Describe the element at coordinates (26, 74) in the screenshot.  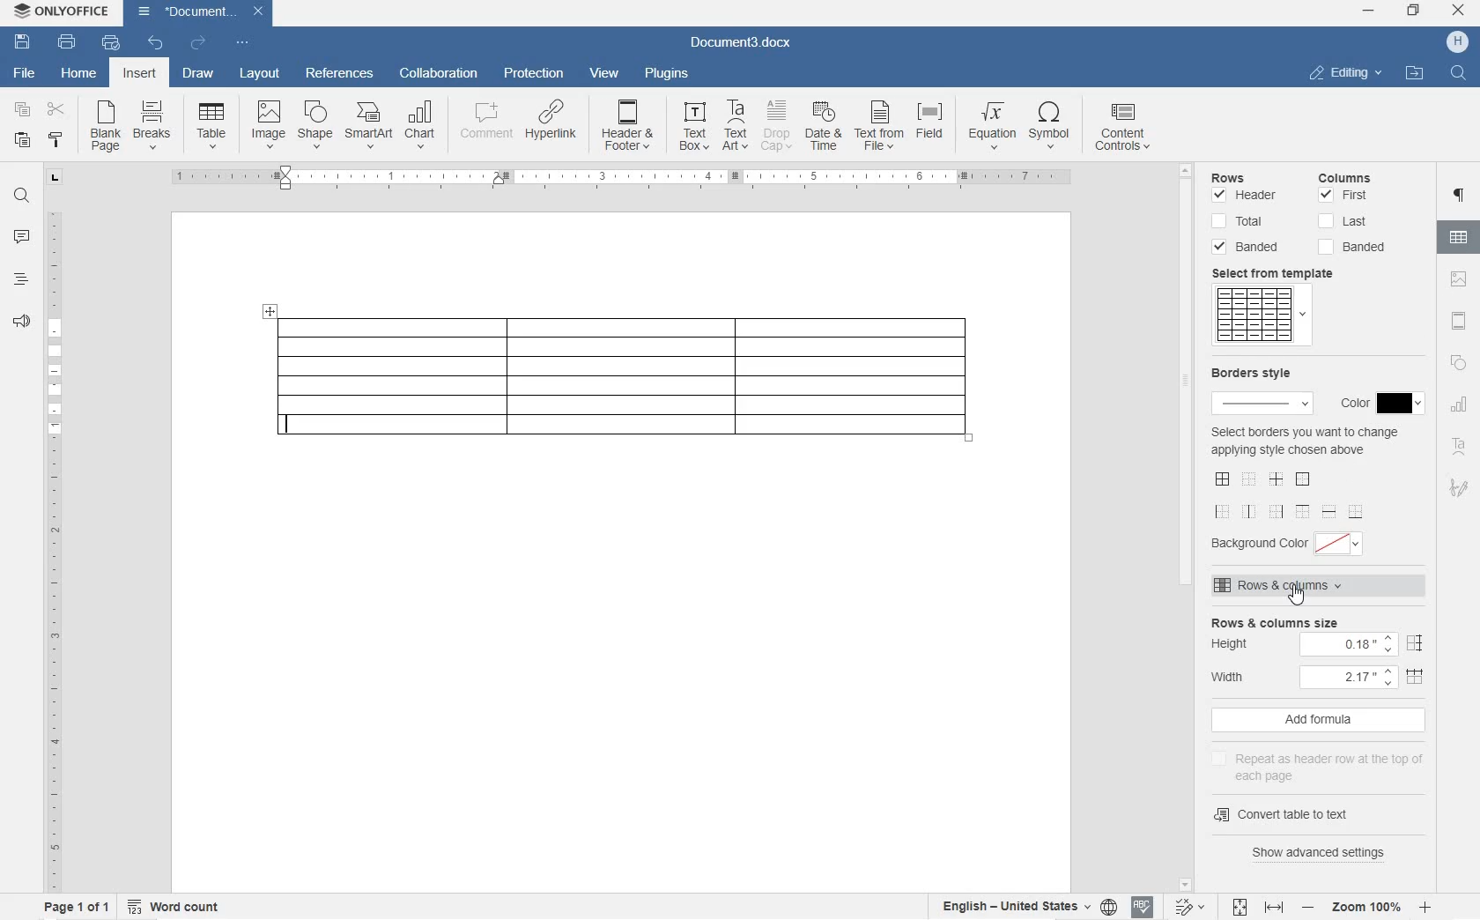
I see `FILE` at that location.